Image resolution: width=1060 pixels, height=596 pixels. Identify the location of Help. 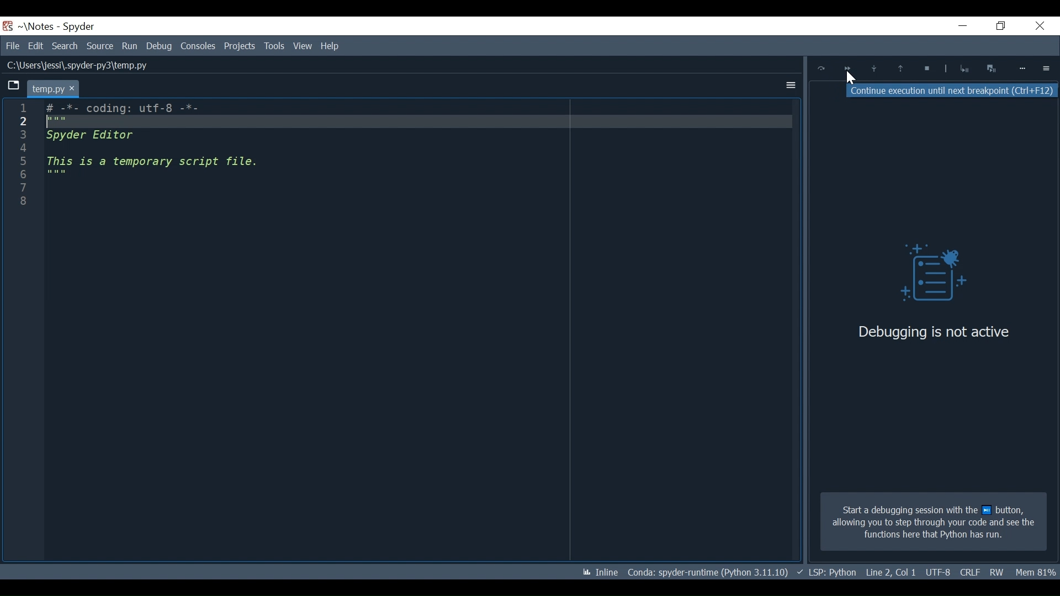
(331, 45).